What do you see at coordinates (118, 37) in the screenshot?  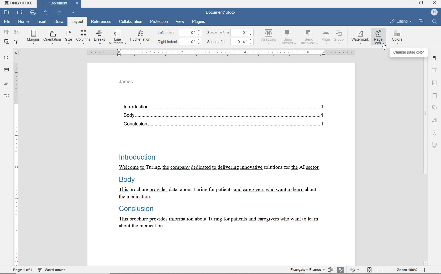 I see `line numbers` at bounding box center [118, 37].